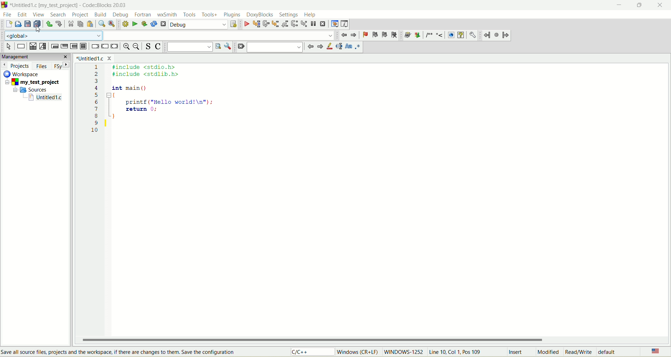 This screenshot has width=671, height=357. I want to click on build and run, so click(145, 24).